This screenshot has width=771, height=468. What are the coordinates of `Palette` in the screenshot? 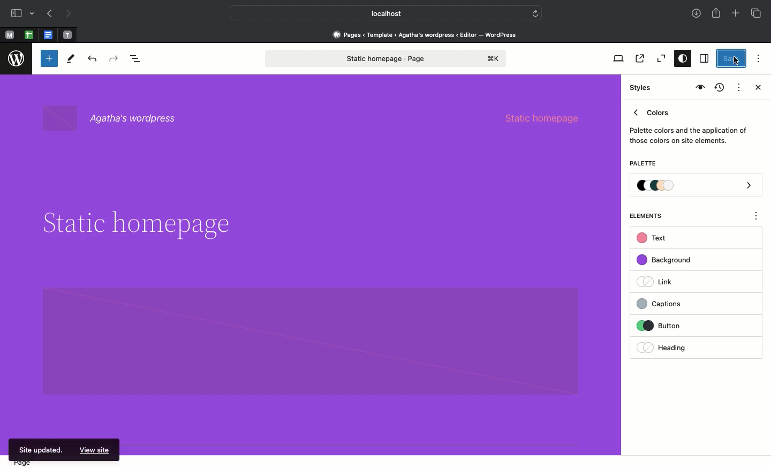 It's located at (697, 186).